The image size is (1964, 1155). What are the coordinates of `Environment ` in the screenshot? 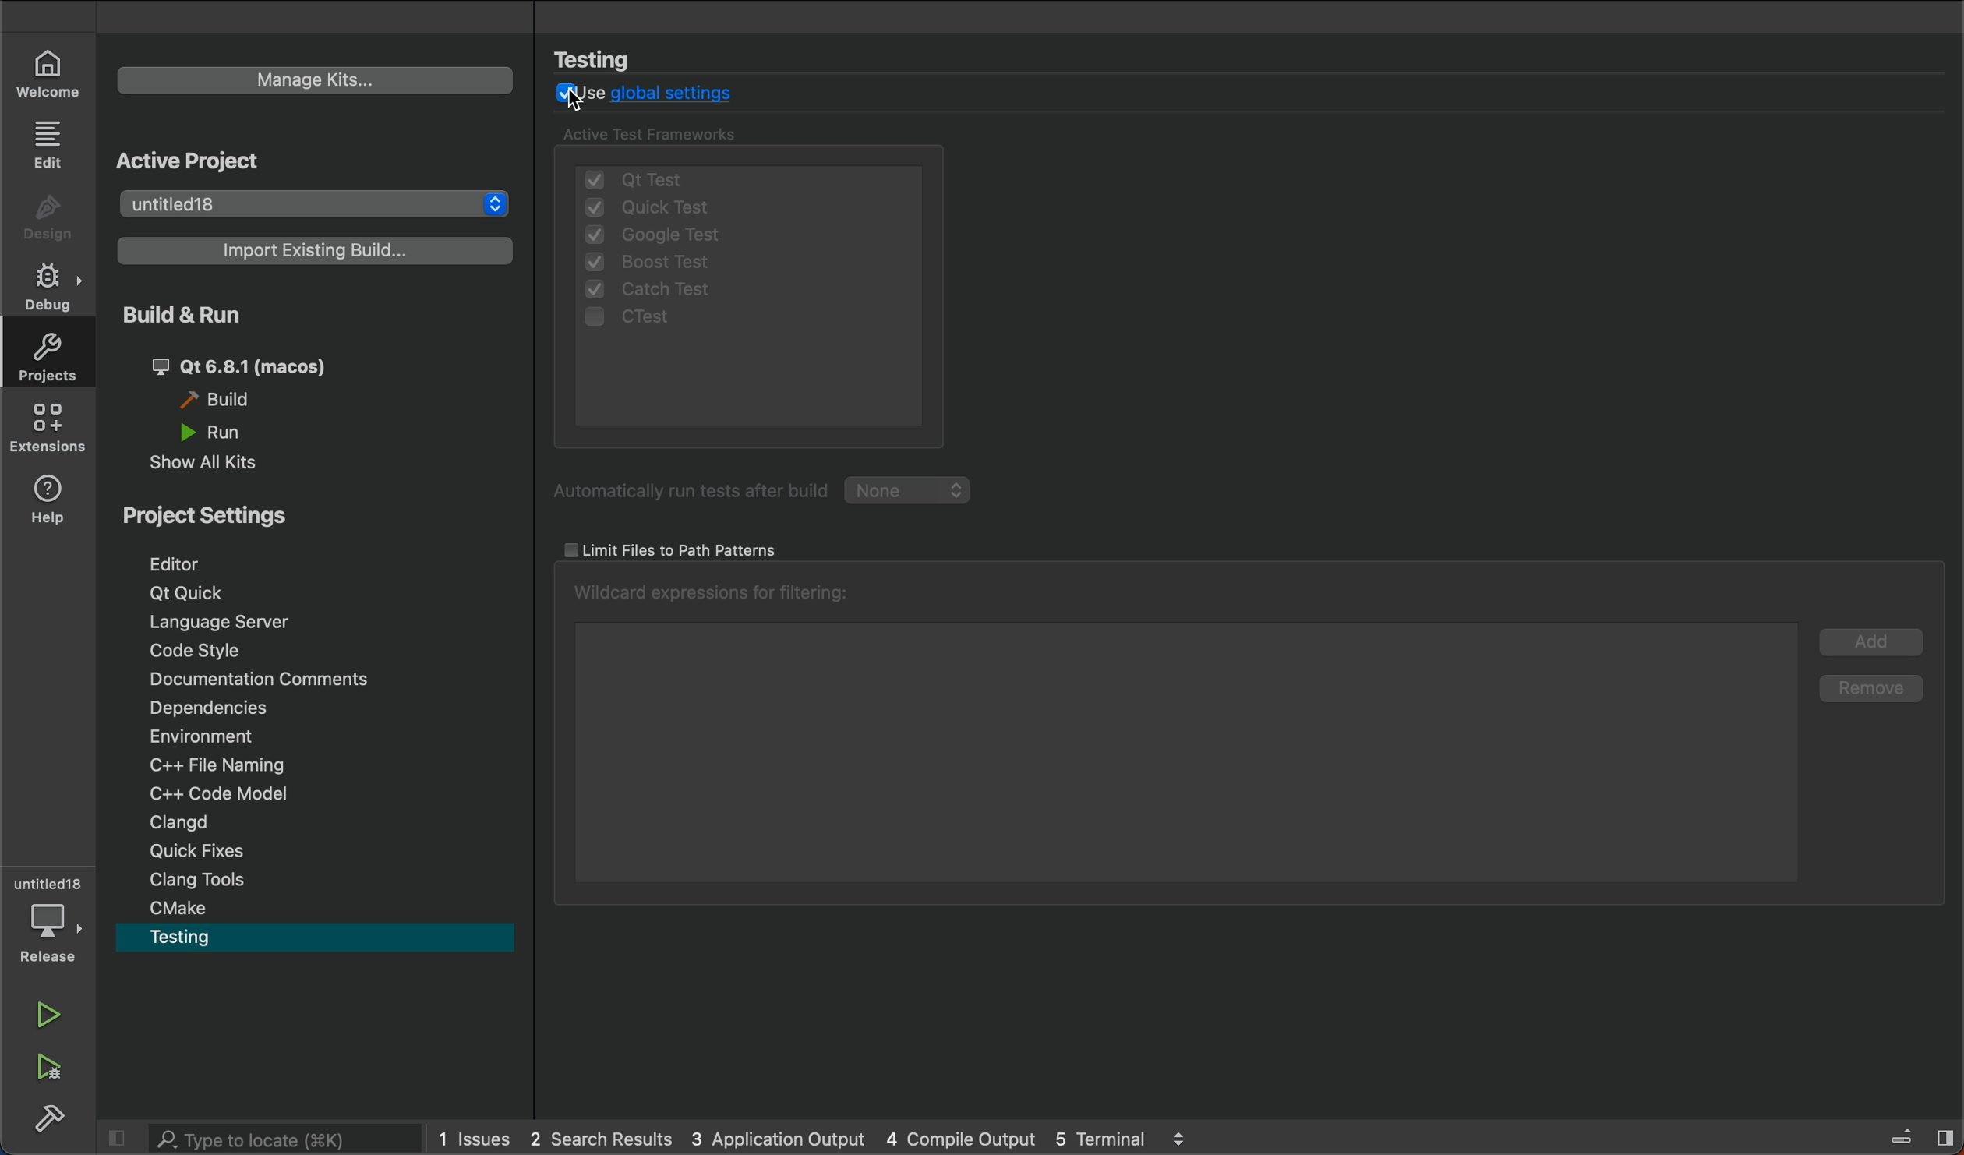 It's located at (320, 740).